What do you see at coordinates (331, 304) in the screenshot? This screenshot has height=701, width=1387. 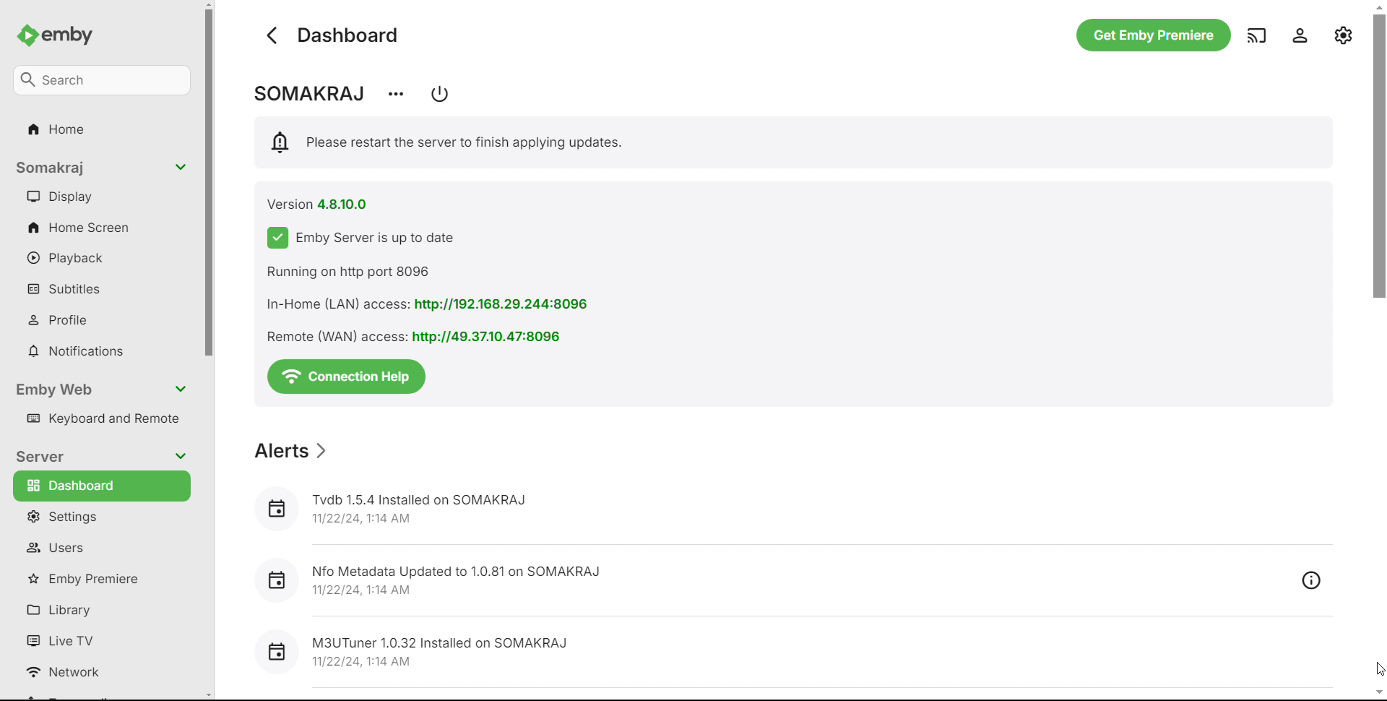 I see `In-Home (LAN) access:` at bounding box center [331, 304].